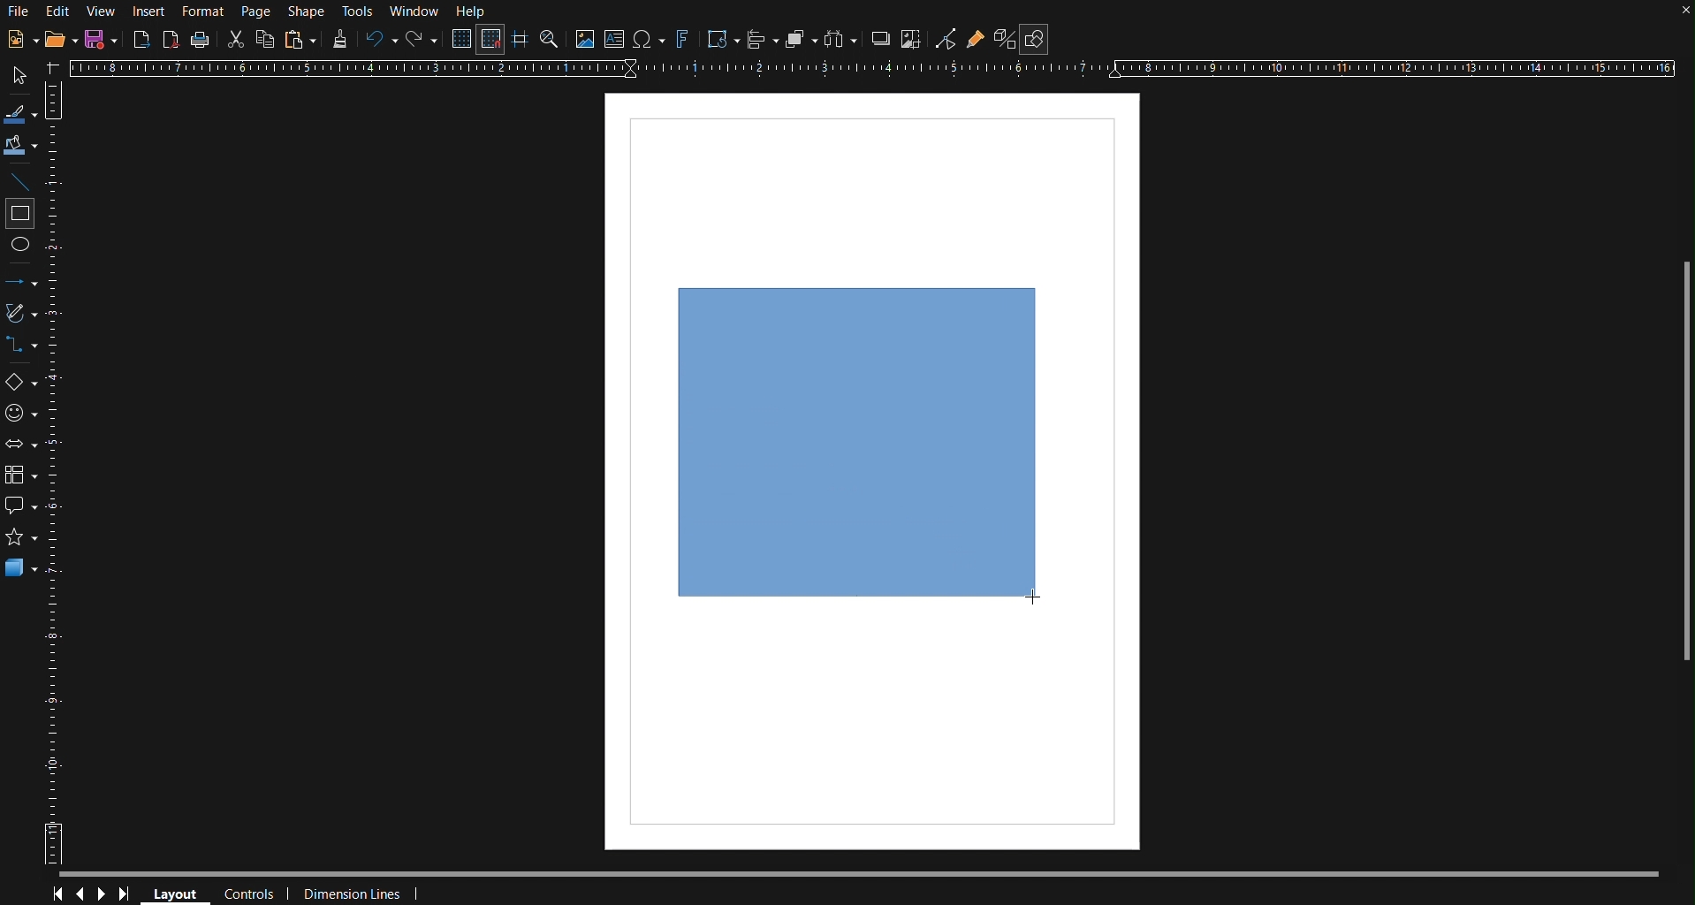 The height and width of the screenshot is (905, 1695). What do you see at coordinates (1683, 14) in the screenshot?
I see `close` at bounding box center [1683, 14].